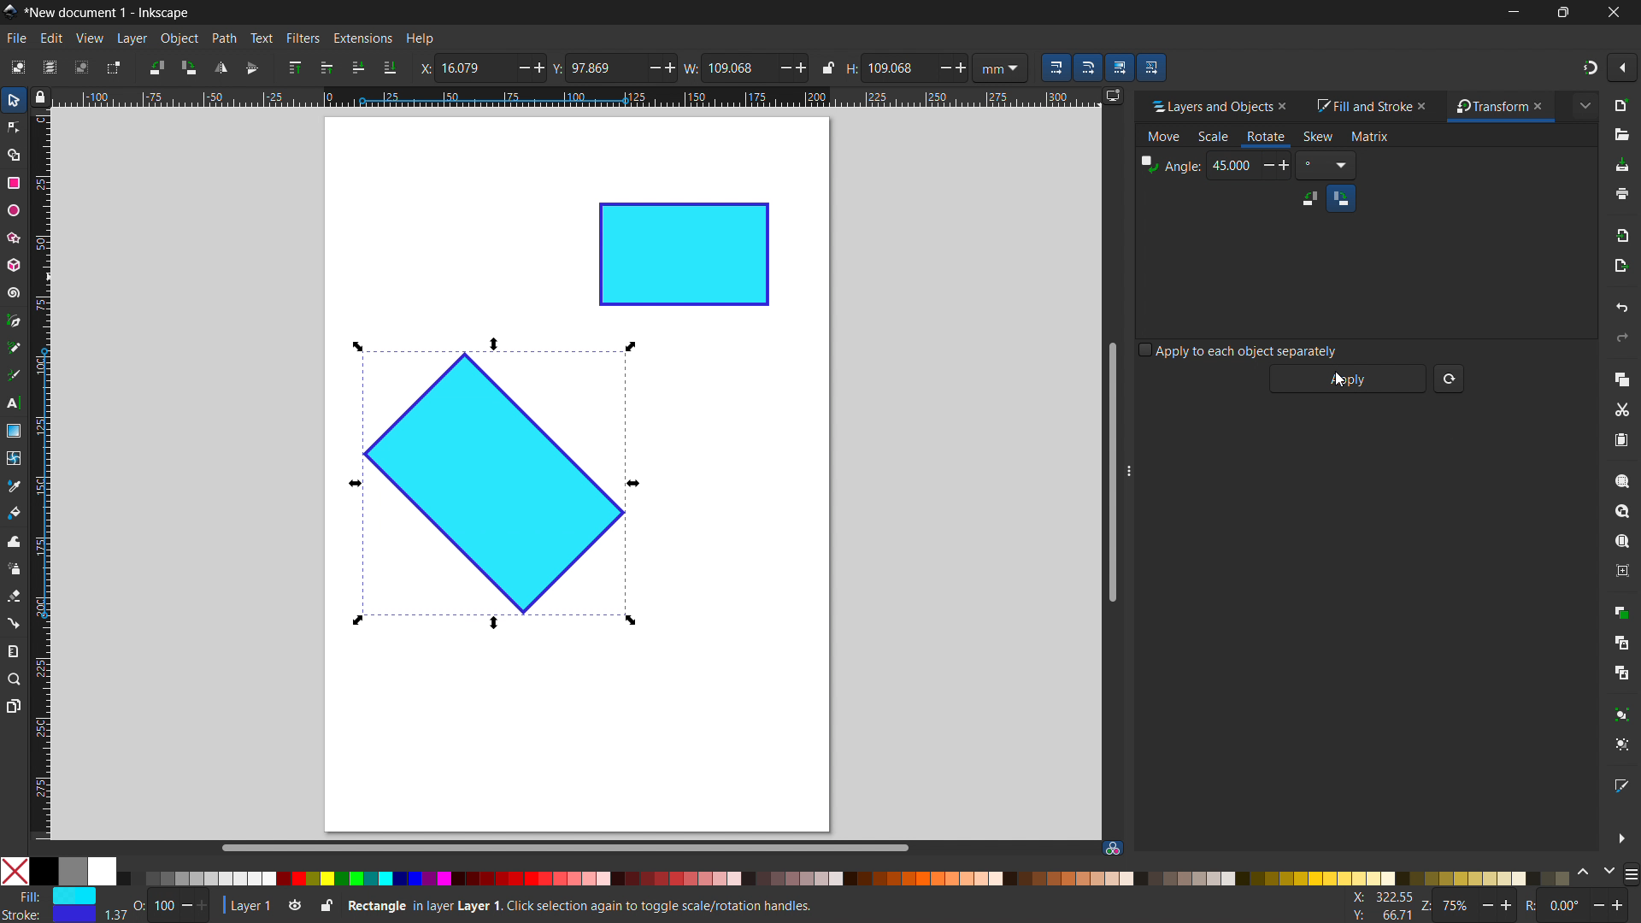 The width and height of the screenshot is (1641, 923). What do you see at coordinates (800, 67) in the screenshot?
I see `Add/ increase` at bounding box center [800, 67].